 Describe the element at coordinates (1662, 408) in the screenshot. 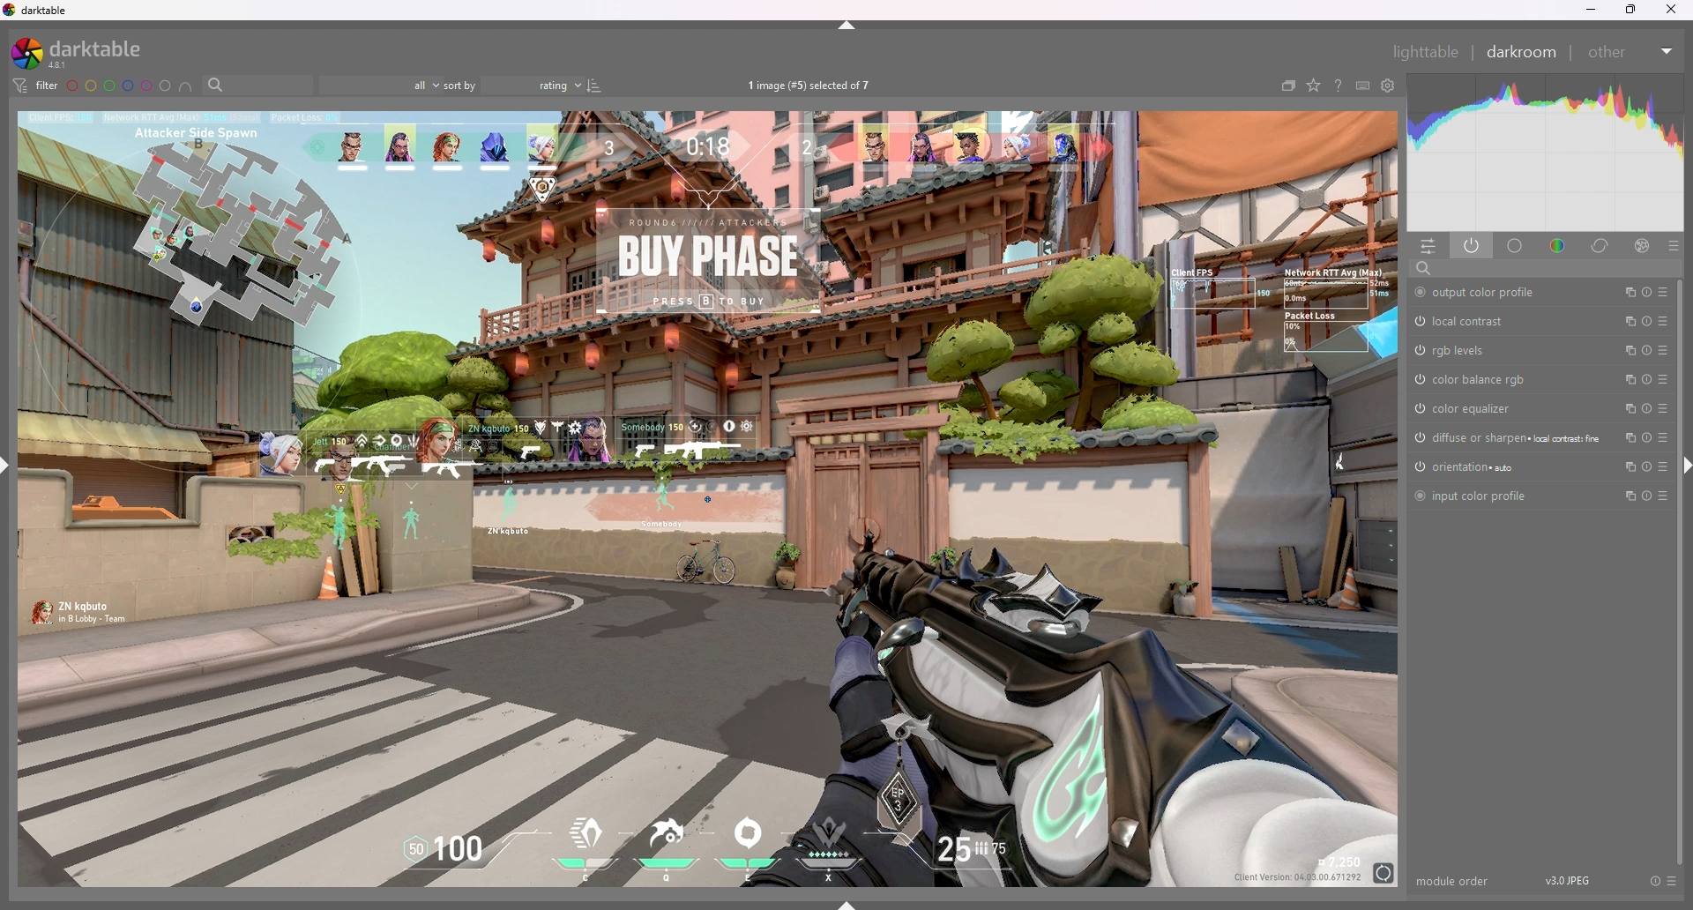

I see `presets` at that location.